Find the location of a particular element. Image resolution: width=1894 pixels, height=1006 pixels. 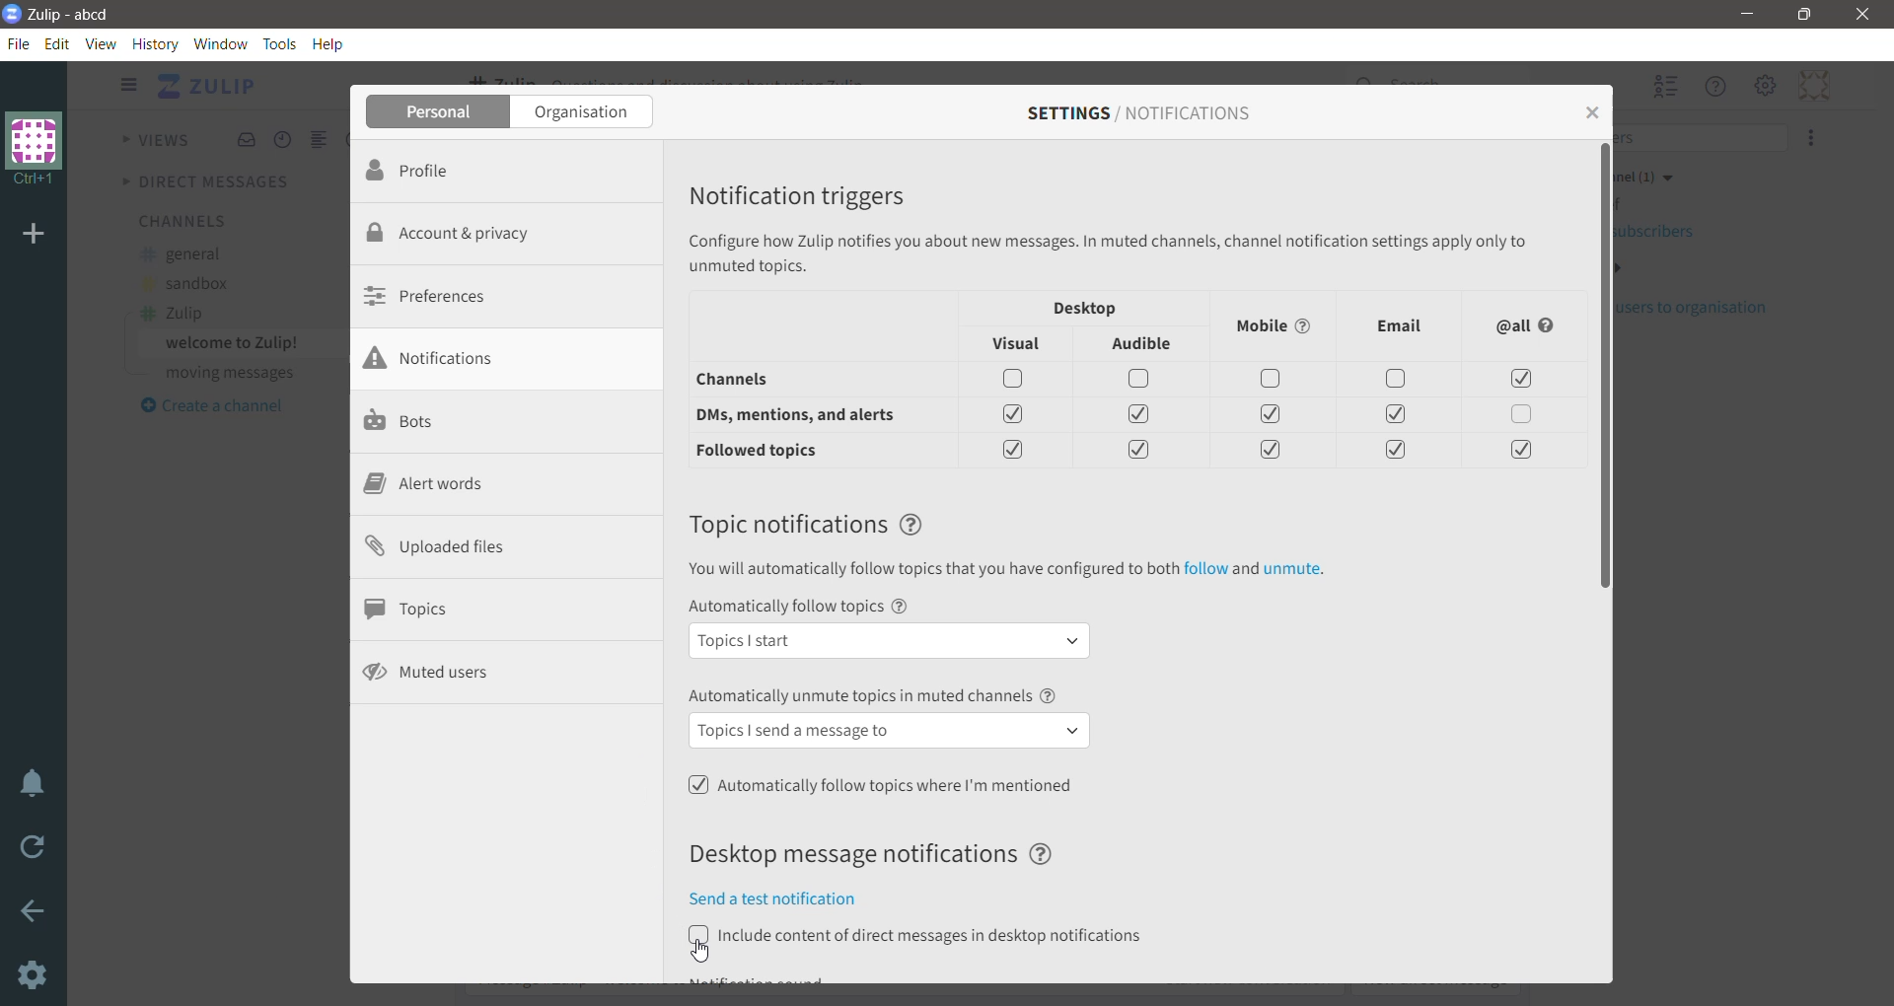

History is located at coordinates (156, 43).